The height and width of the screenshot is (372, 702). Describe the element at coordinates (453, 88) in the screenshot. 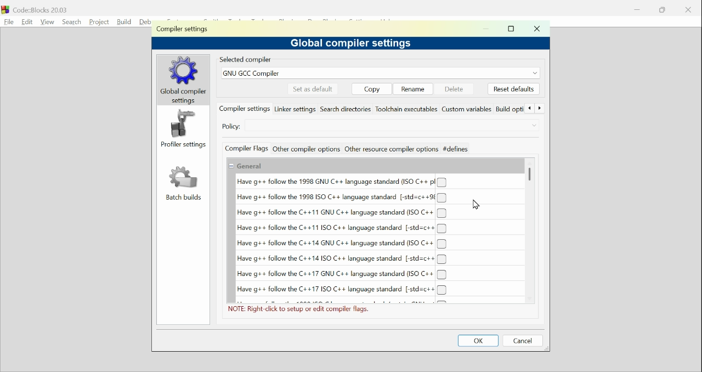

I see `delete` at that location.